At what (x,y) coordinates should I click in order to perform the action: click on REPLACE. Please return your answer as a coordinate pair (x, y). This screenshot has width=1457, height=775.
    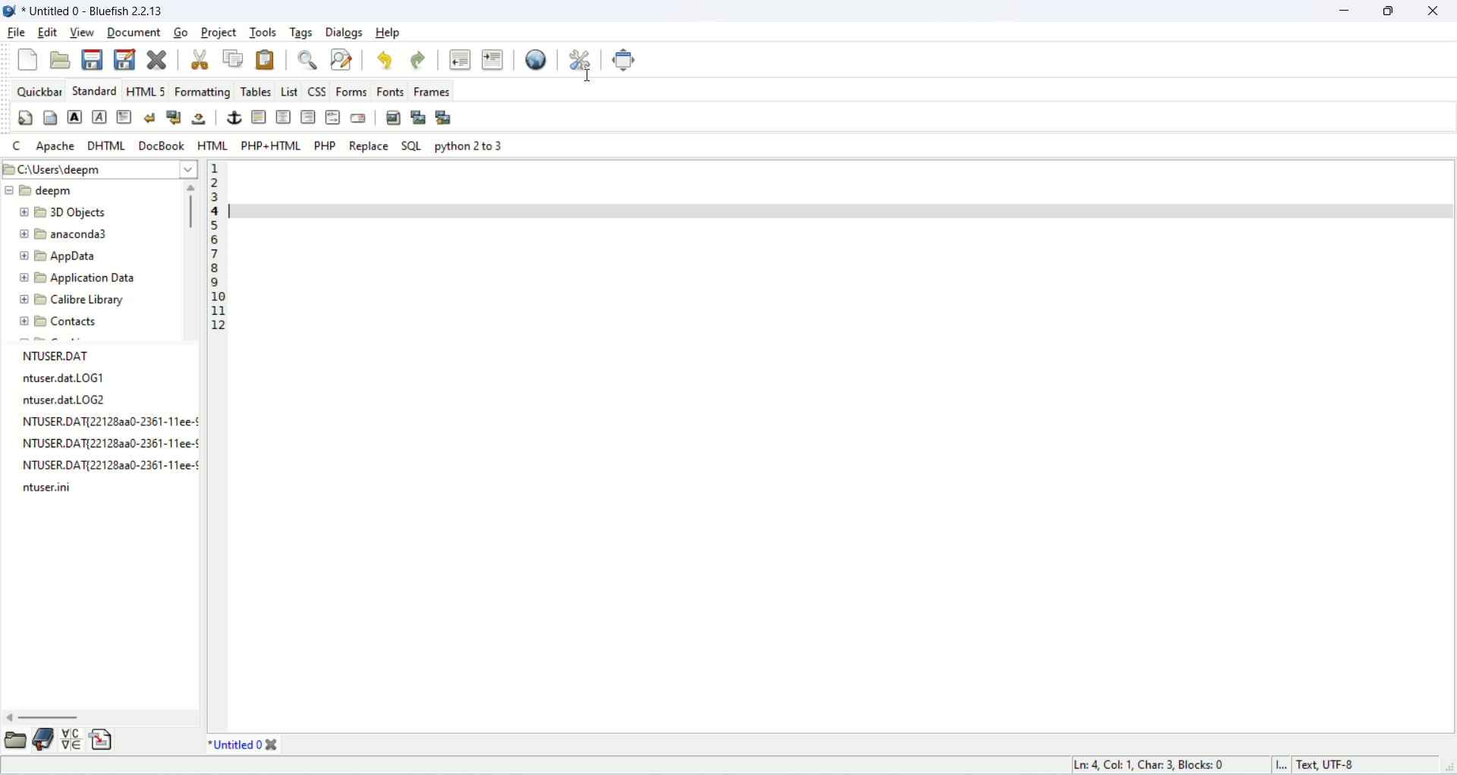
    Looking at the image, I should click on (370, 145).